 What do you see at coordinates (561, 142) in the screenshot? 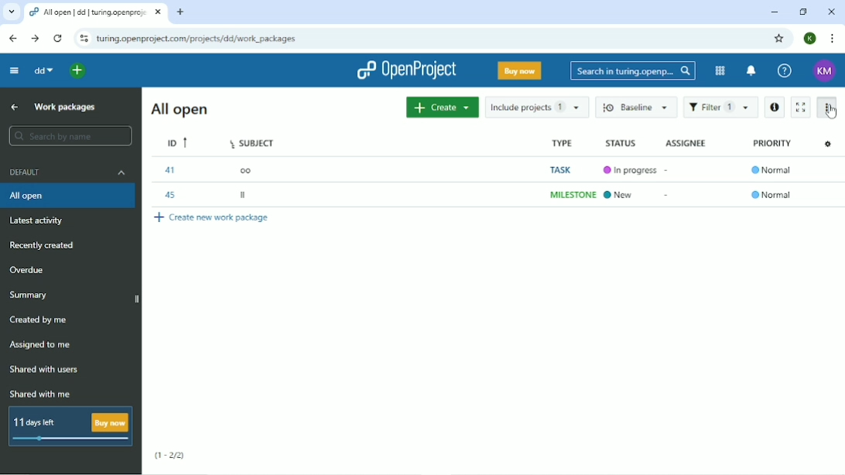
I see `Type` at bounding box center [561, 142].